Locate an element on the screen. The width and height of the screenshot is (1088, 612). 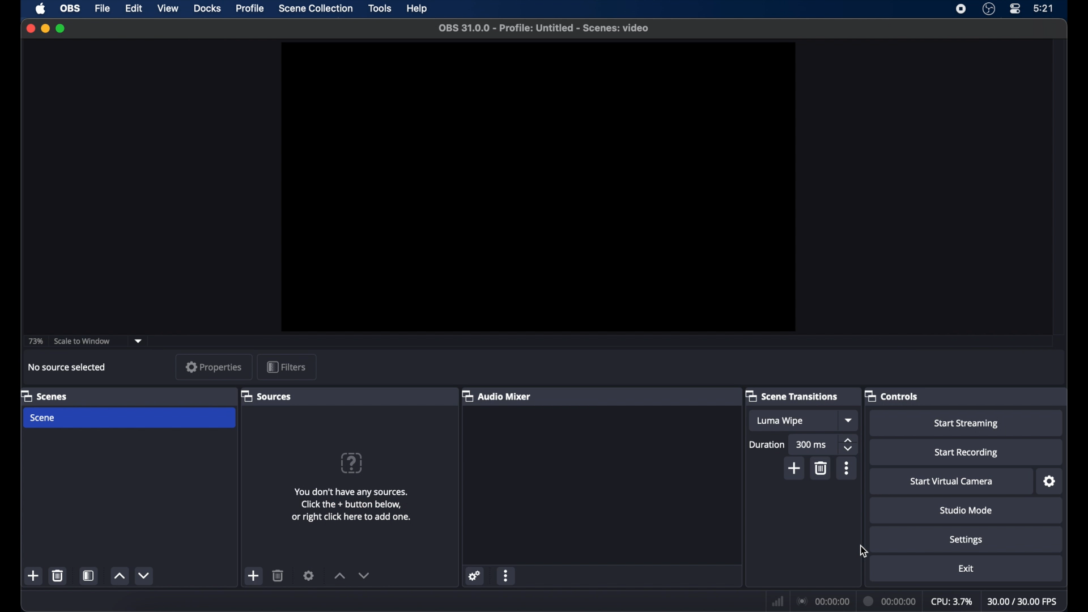
delete is located at coordinates (57, 575).